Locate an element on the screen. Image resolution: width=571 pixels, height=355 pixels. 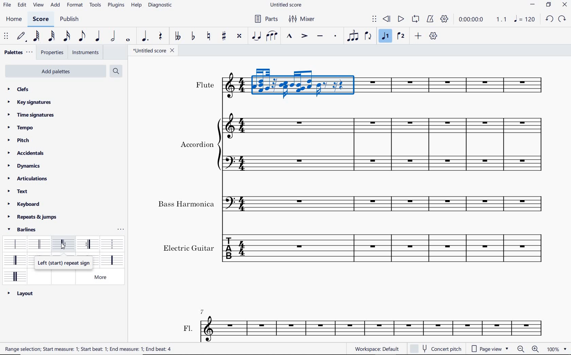
ZOOM OUT is located at coordinates (521, 349).